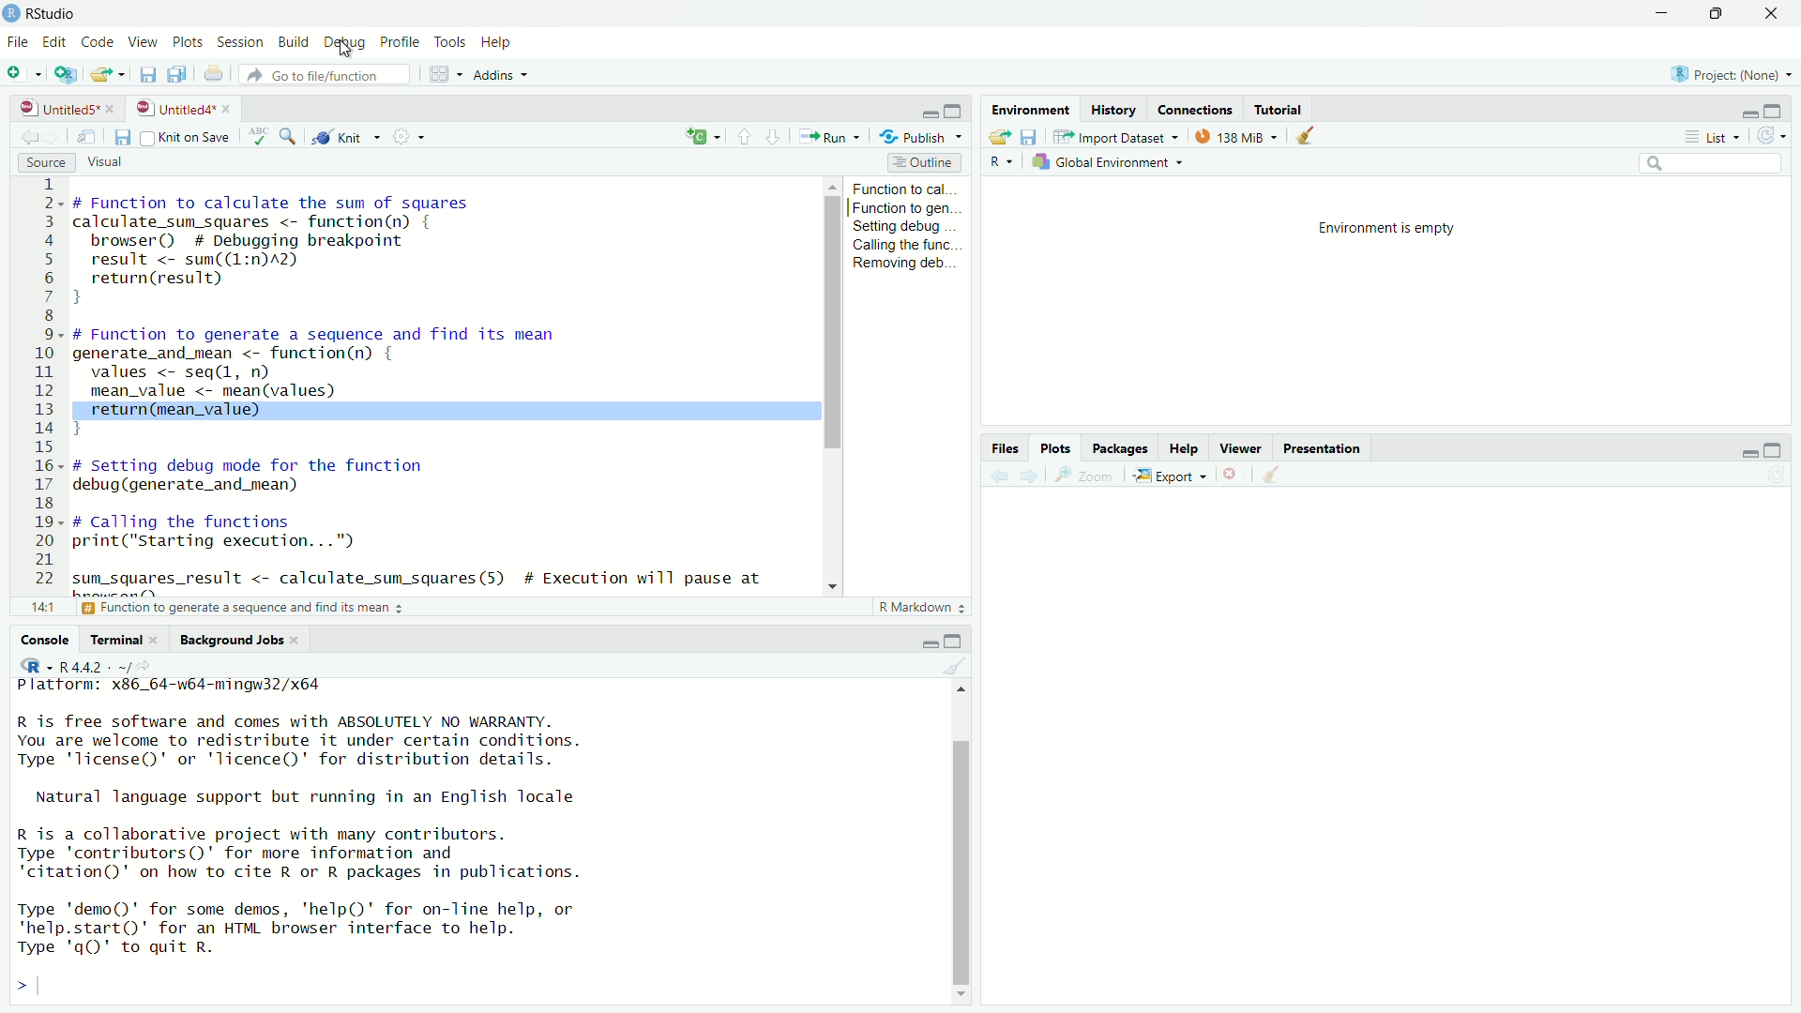 Image resolution: width=1801 pixels, height=1013 pixels. I want to click on profile, so click(397, 40).